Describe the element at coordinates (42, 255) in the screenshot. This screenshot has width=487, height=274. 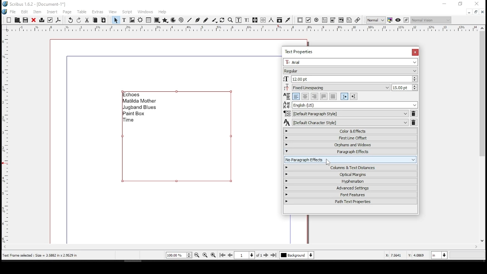
I see `text frame selected: size = 3.5882 x 2.9529 in` at that location.